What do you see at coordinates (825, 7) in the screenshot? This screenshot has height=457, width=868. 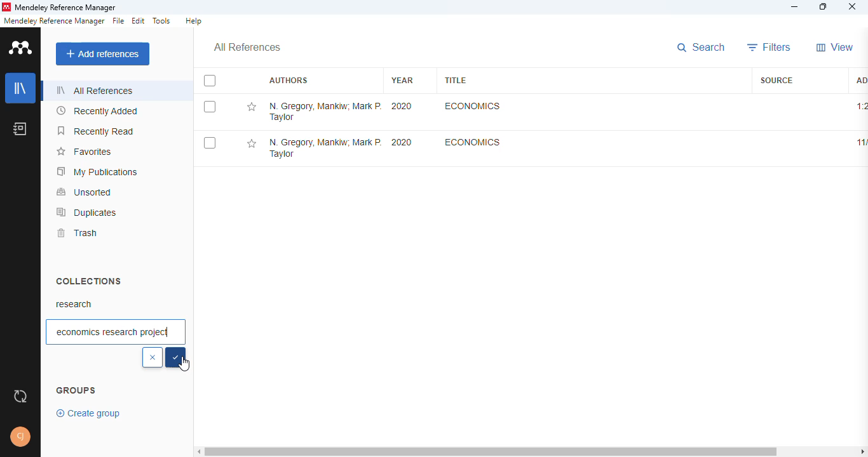 I see `maximize` at bounding box center [825, 7].